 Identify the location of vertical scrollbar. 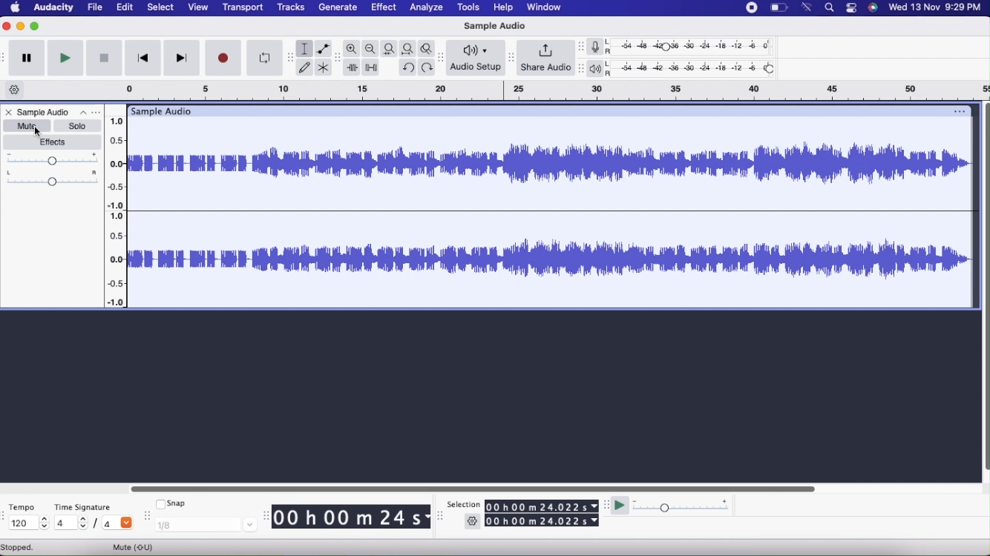
(984, 293).